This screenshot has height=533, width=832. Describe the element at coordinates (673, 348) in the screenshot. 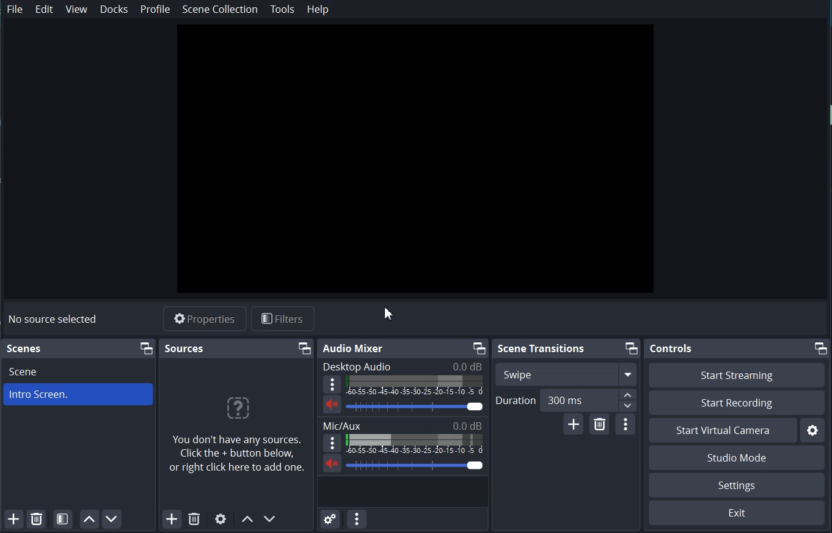

I see `Controls` at that location.